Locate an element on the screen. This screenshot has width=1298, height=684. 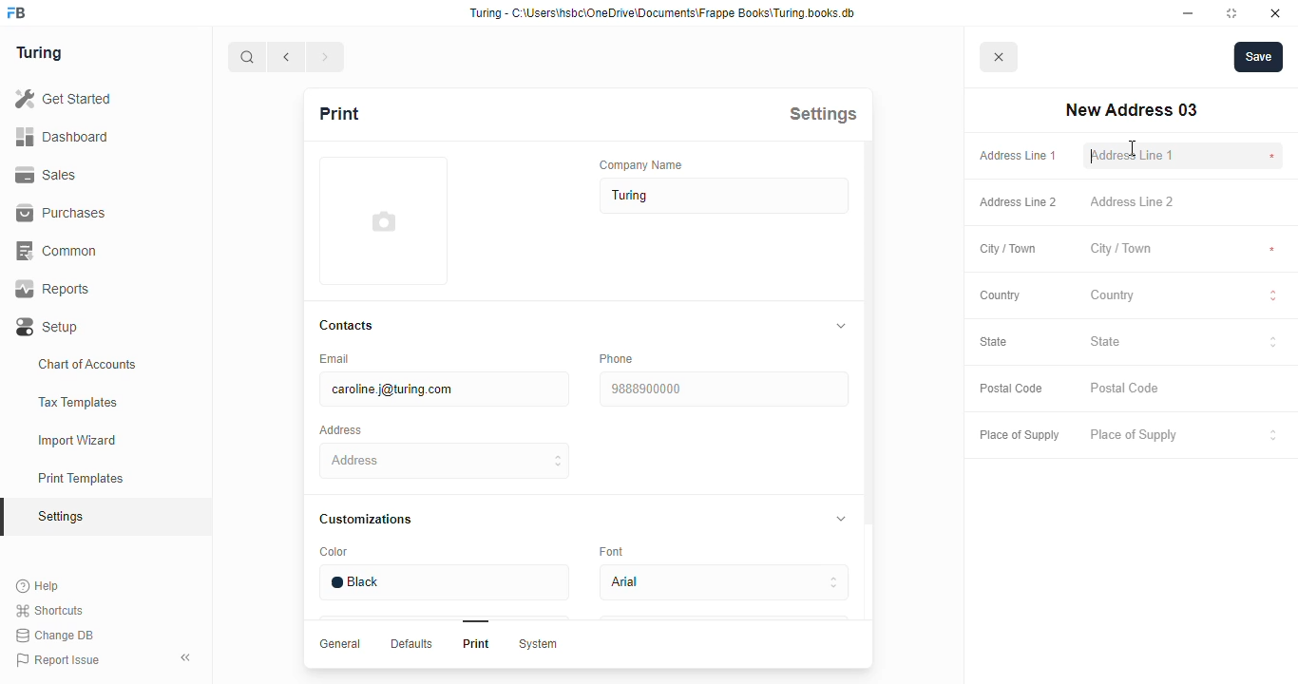
scroll bar is located at coordinates (868, 405).